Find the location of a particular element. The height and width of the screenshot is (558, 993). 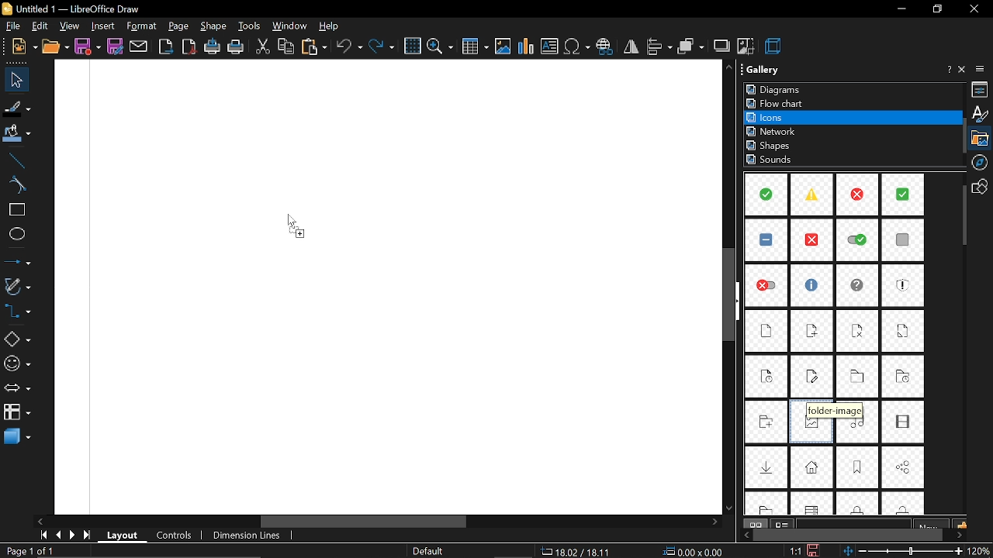

Canvas is located at coordinates (384, 288).